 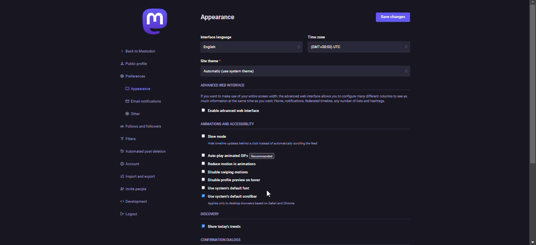 What do you see at coordinates (203, 196) in the screenshot?
I see `enabled` at bounding box center [203, 196].